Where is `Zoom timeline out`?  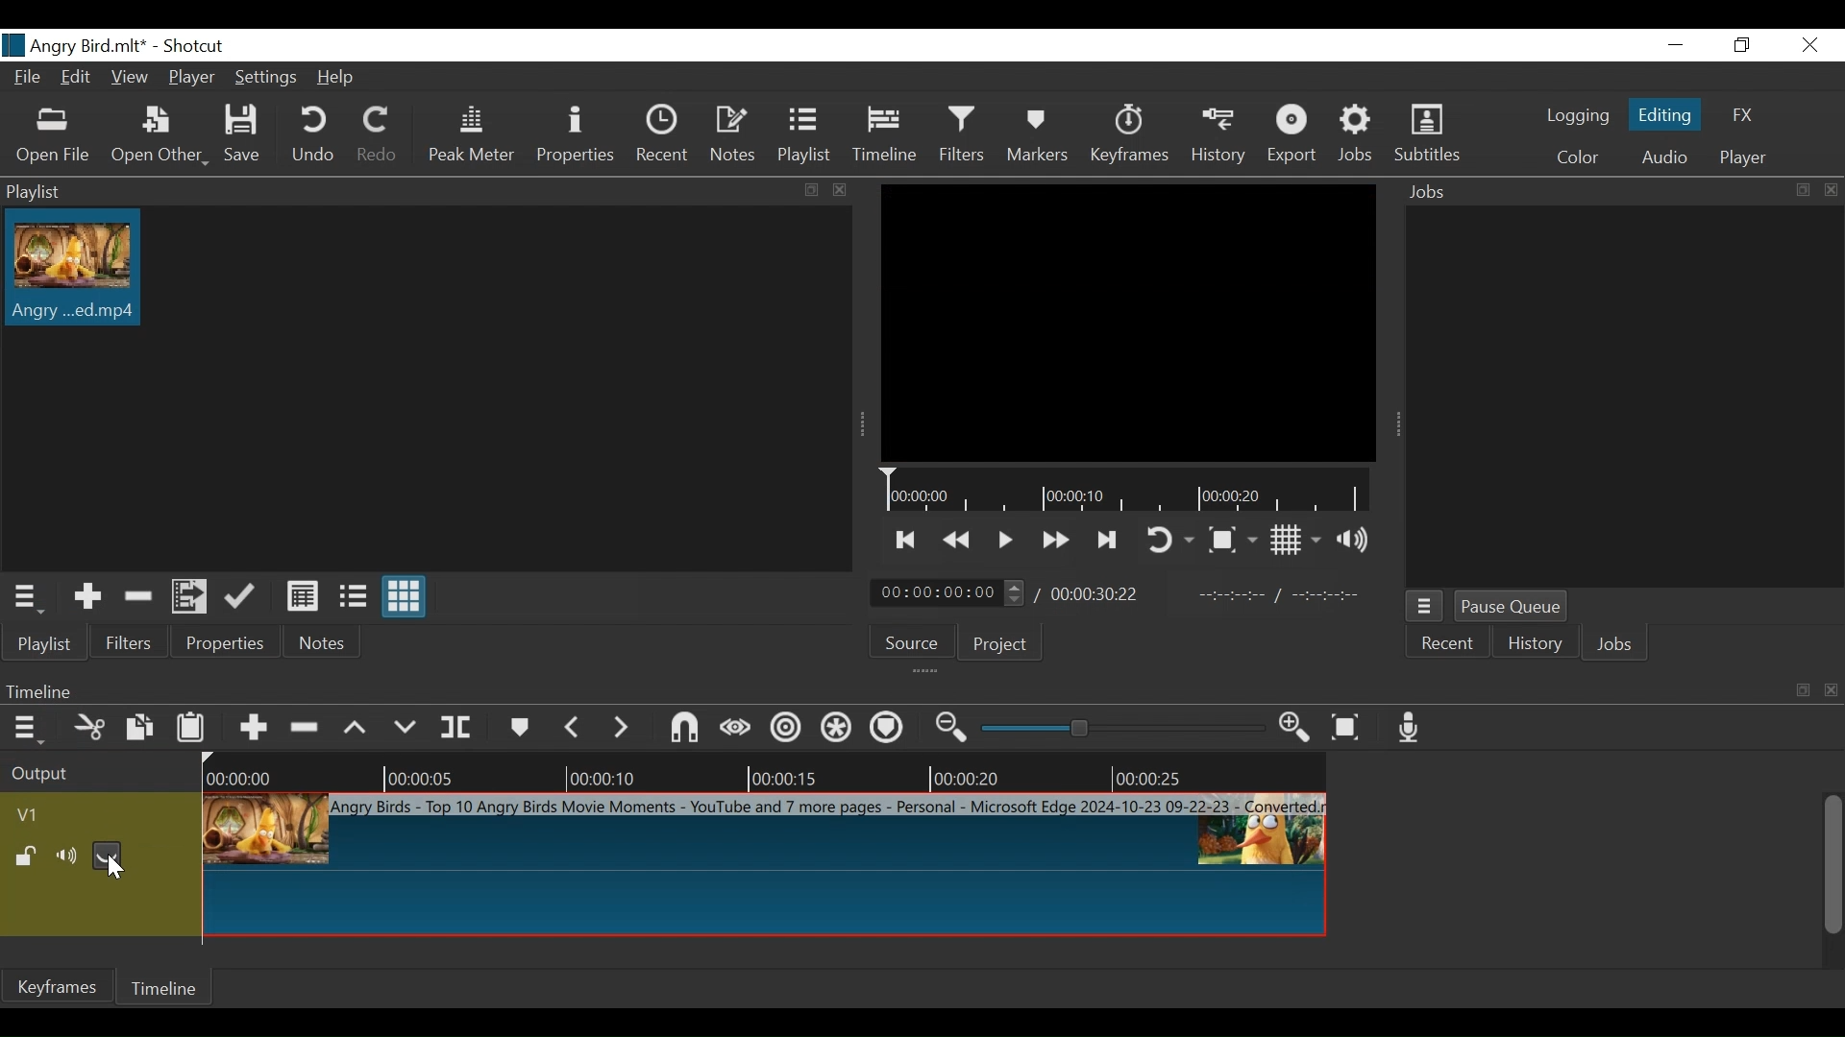
Zoom timeline out is located at coordinates (954, 728).